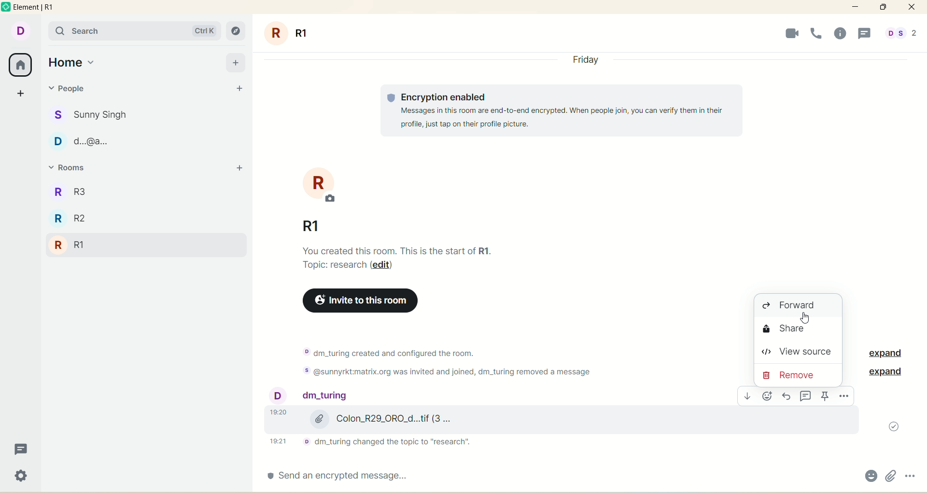  I want to click on pin, so click(827, 394).